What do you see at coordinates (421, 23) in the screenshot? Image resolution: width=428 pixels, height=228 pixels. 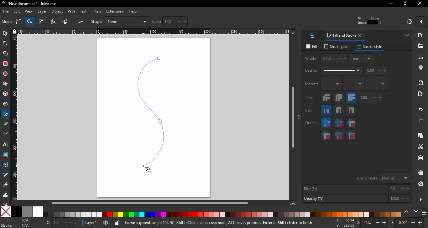 I see `snapping options` at bounding box center [421, 23].